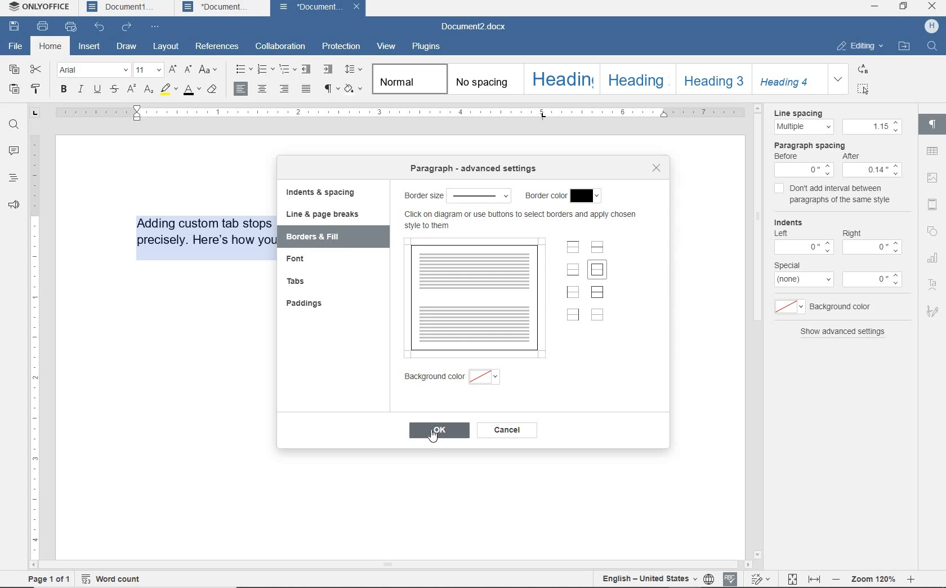 Image resolution: width=946 pixels, height=588 pixels. What do you see at coordinates (71, 27) in the screenshot?
I see `quick print` at bounding box center [71, 27].